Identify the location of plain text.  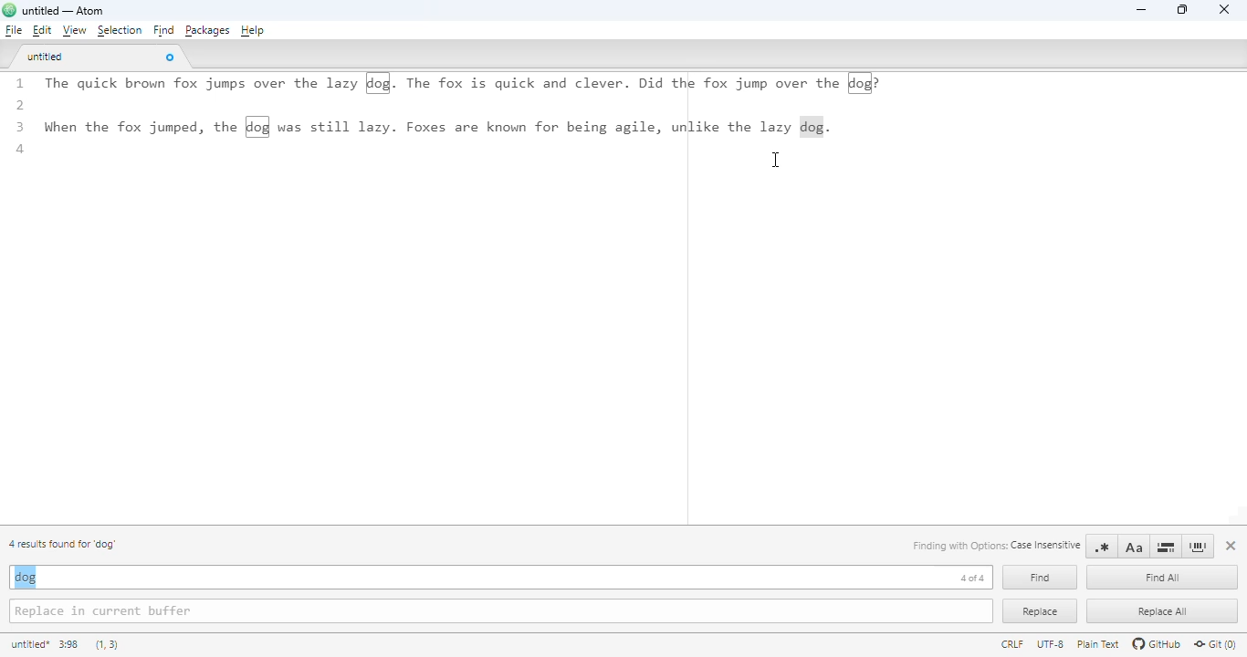
(1099, 644).